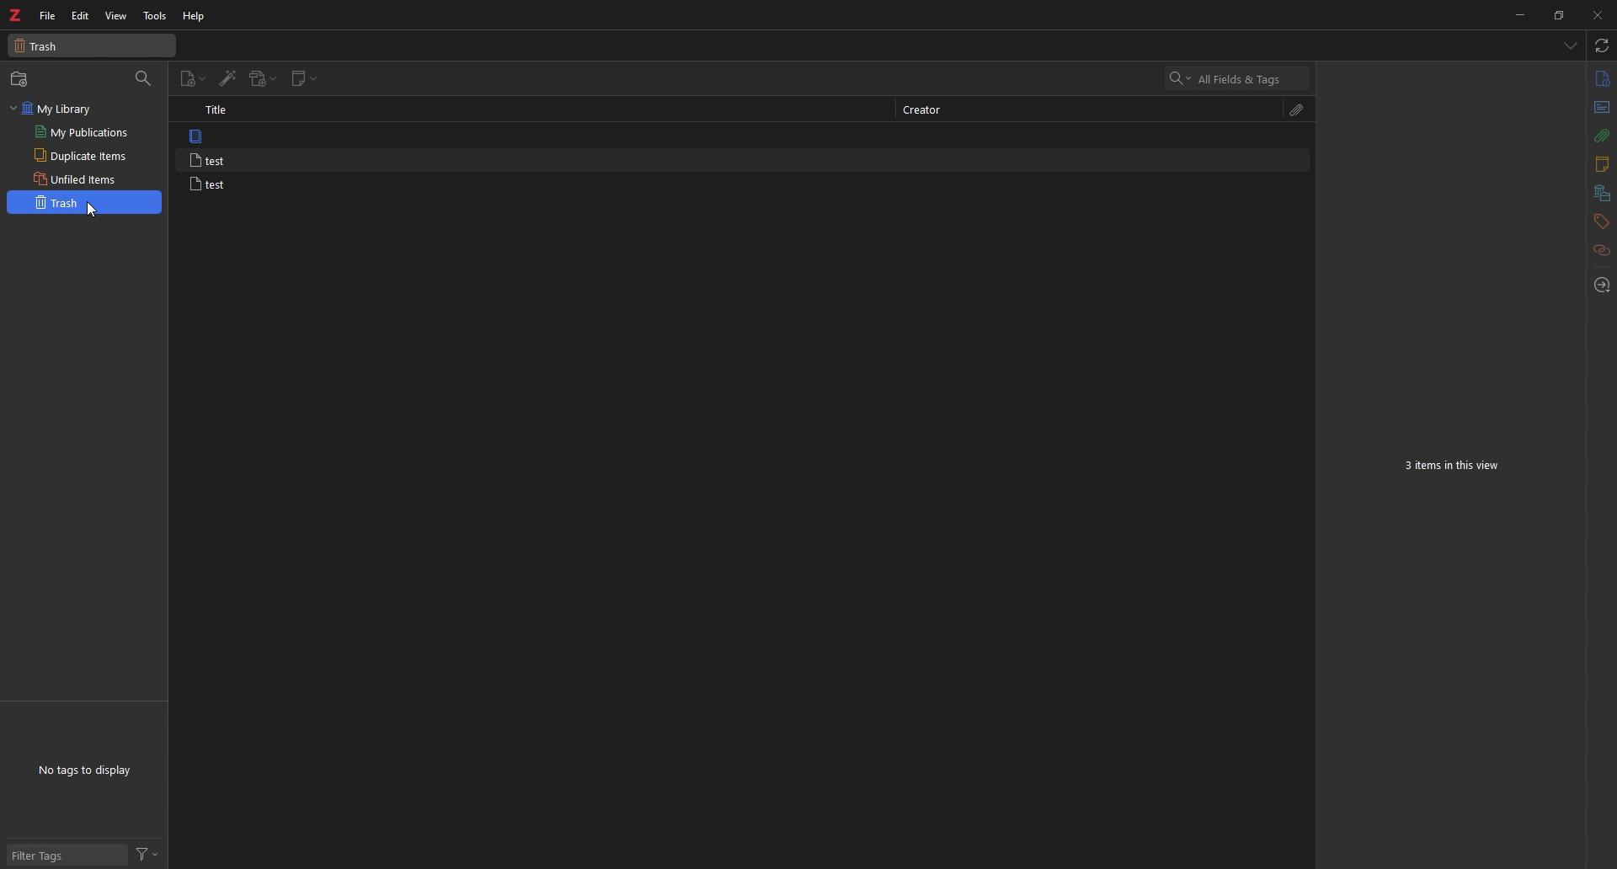 The height and width of the screenshot is (869, 1617). Describe the element at coordinates (116, 16) in the screenshot. I see `view` at that location.